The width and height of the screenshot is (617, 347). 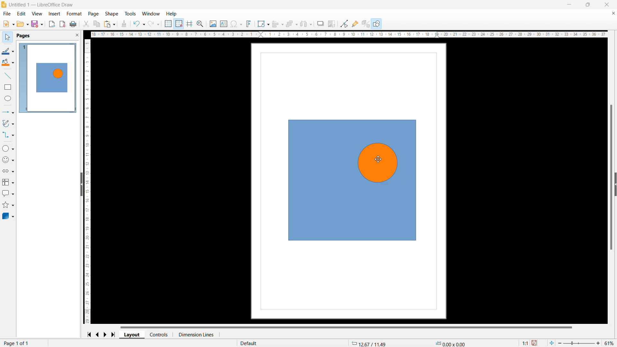 I want to click on export, so click(x=52, y=24).